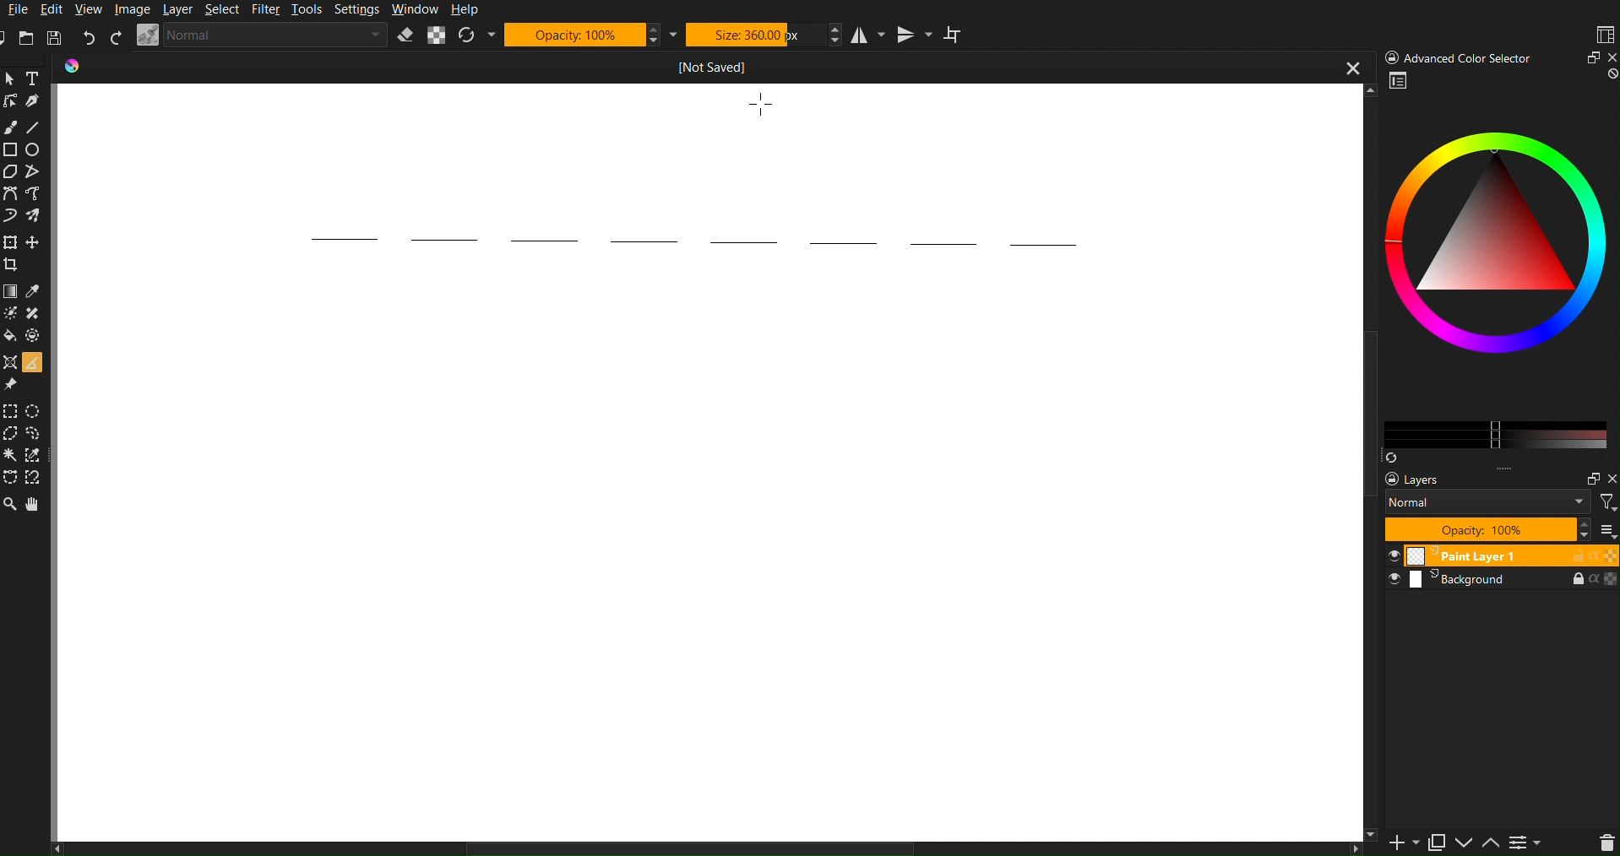 The width and height of the screenshot is (1620, 856). What do you see at coordinates (1496, 266) in the screenshot?
I see `Advanced Color Selector` at bounding box center [1496, 266].